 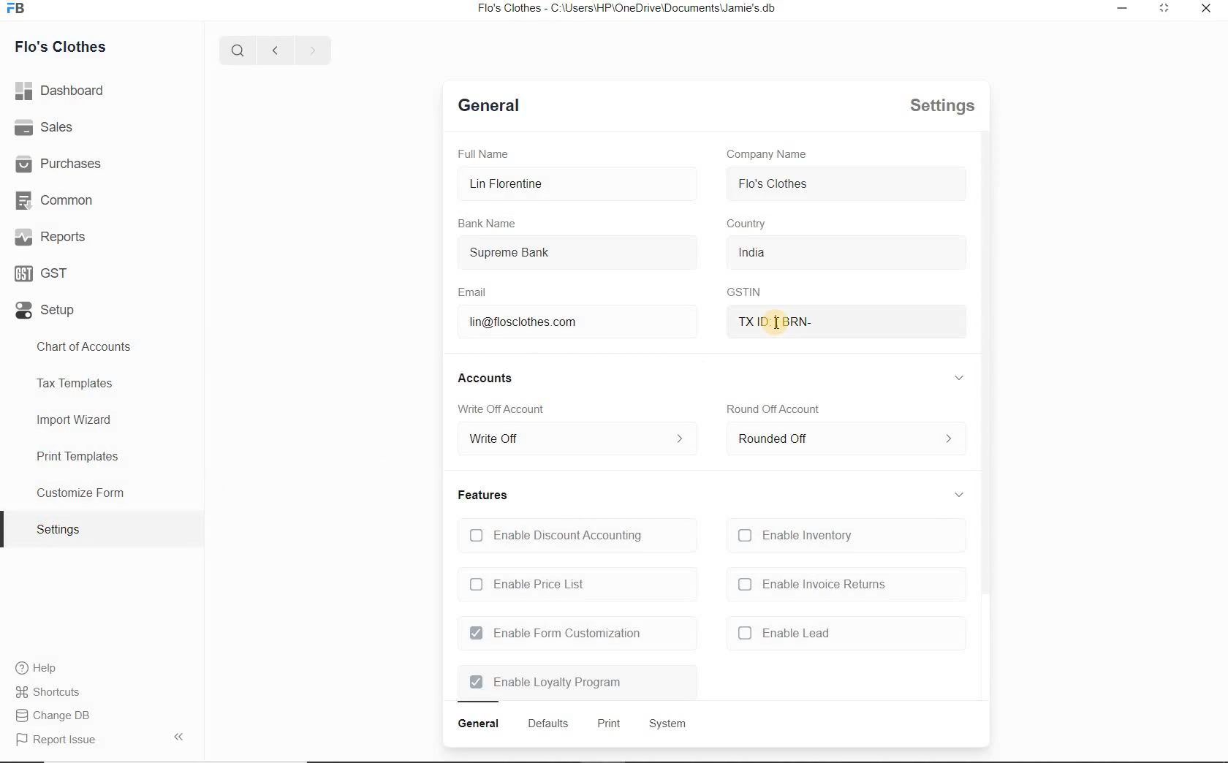 What do you see at coordinates (739, 293) in the screenshot?
I see `GSTIN` at bounding box center [739, 293].